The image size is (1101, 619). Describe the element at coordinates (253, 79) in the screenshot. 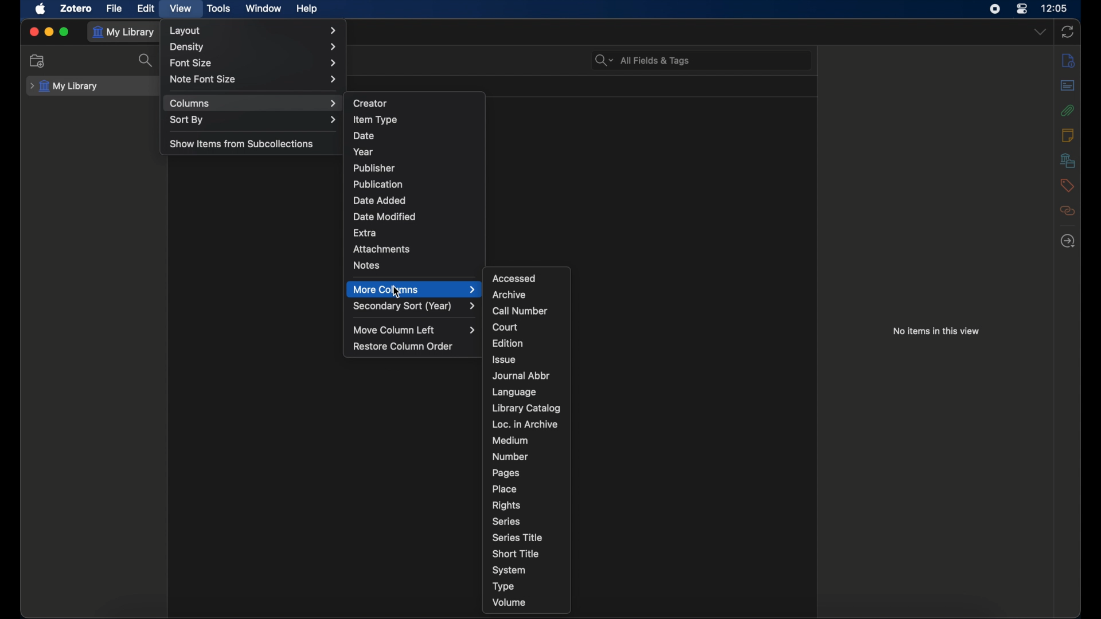

I see `note font size` at that location.